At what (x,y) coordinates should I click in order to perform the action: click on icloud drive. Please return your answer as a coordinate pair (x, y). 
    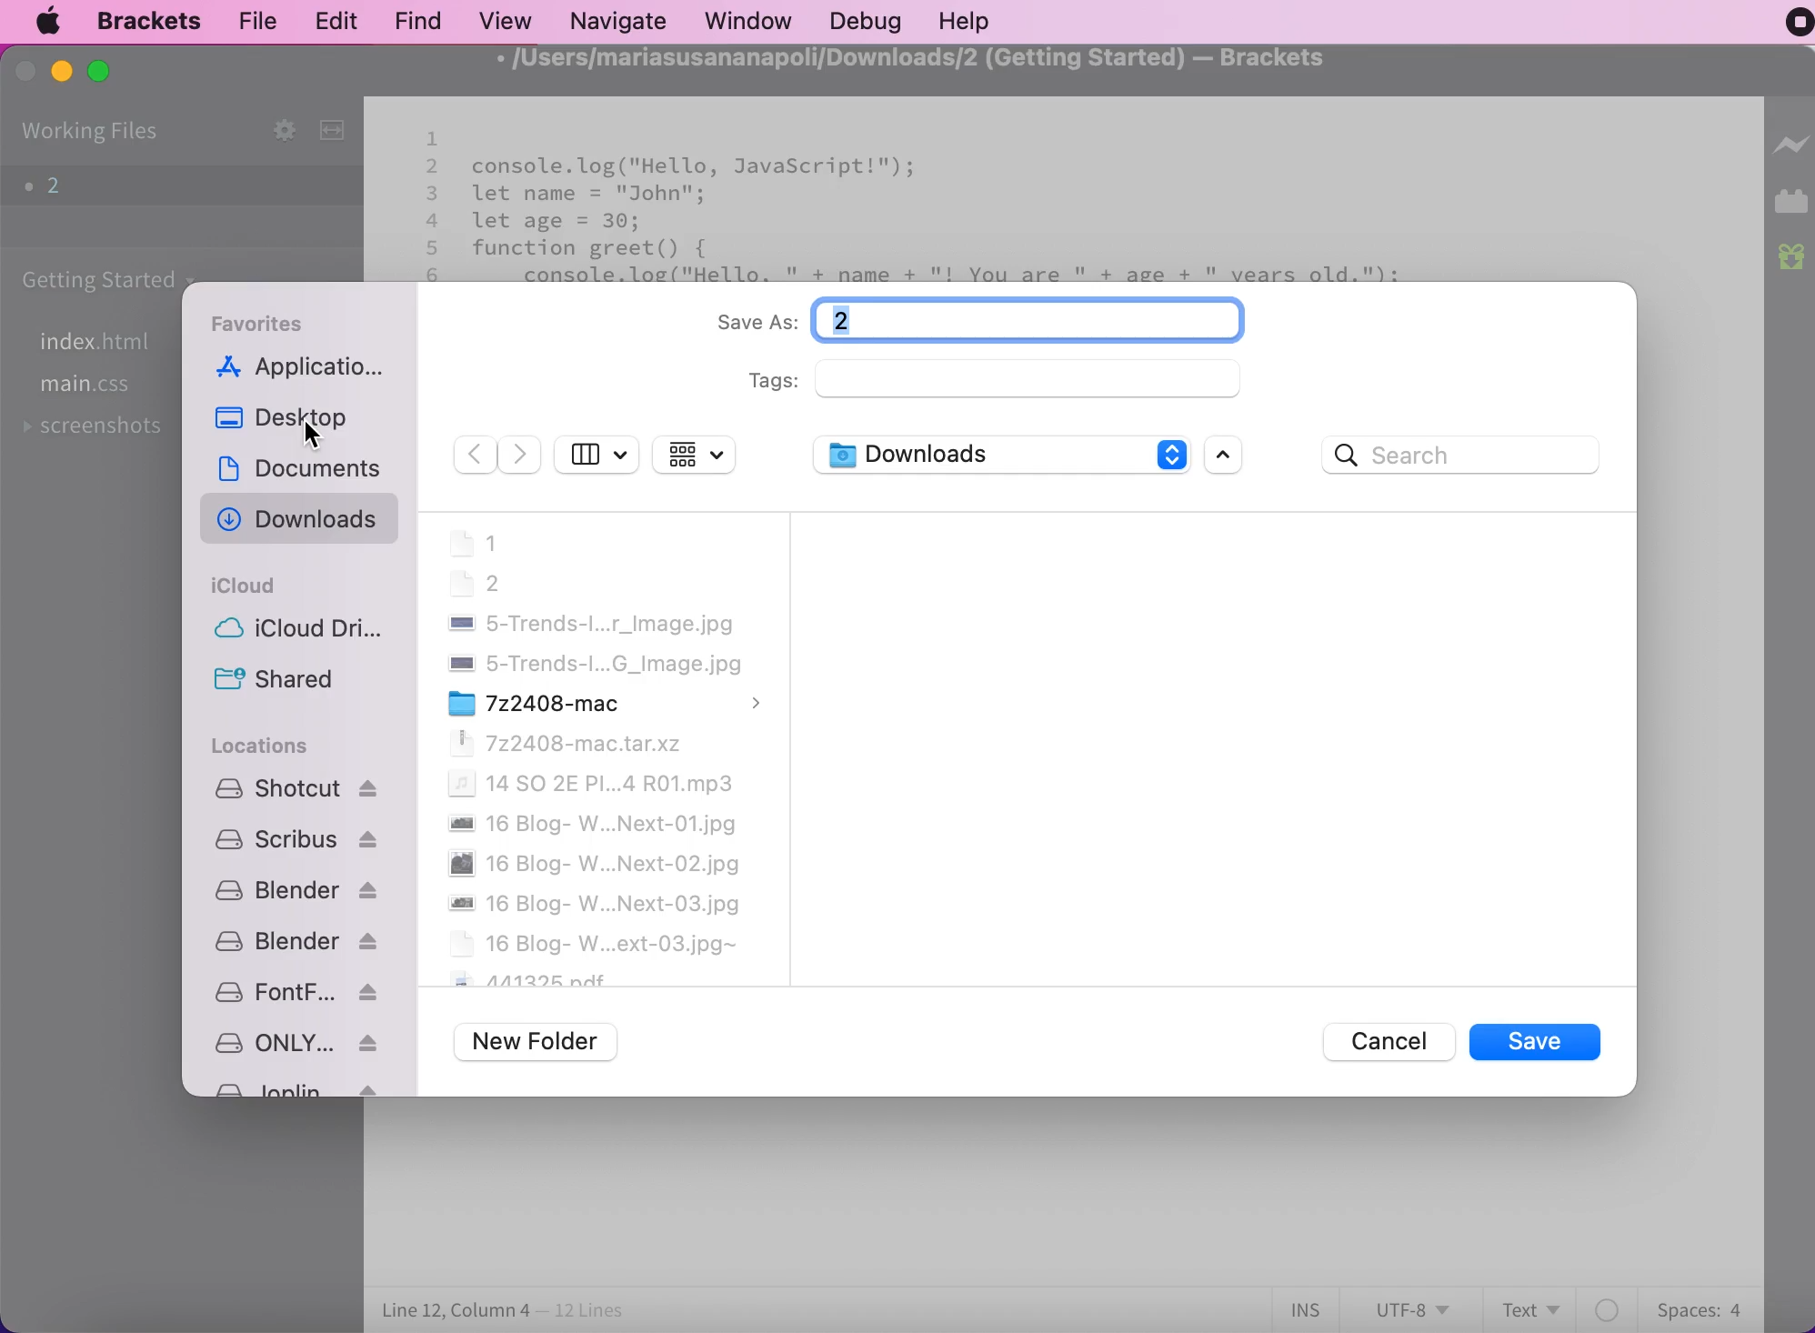
    Looking at the image, I should click on (295, 630).